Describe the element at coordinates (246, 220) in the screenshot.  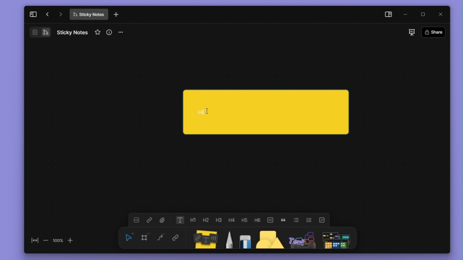
I see `heading` at that location.